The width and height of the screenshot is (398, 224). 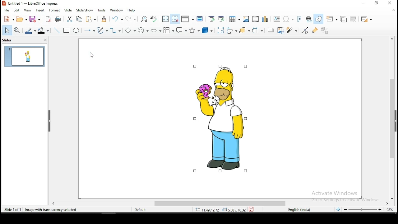 What do you see at coordinates (144, 19) in the screenshot?
I see `find and replace` at bounding box center [144, 19].